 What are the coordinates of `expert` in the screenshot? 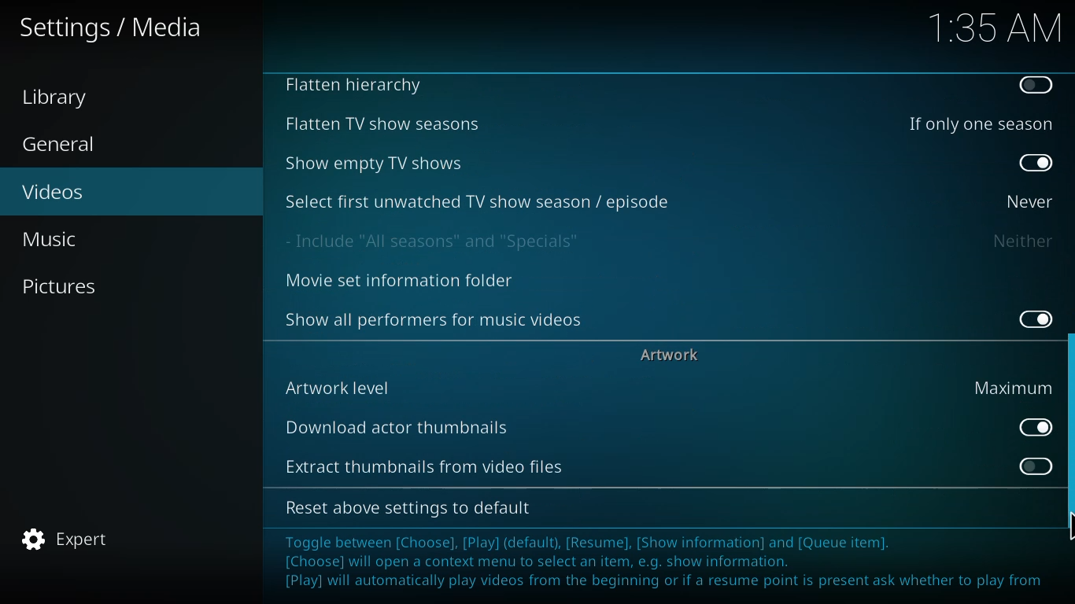 It's located at (67, 540).